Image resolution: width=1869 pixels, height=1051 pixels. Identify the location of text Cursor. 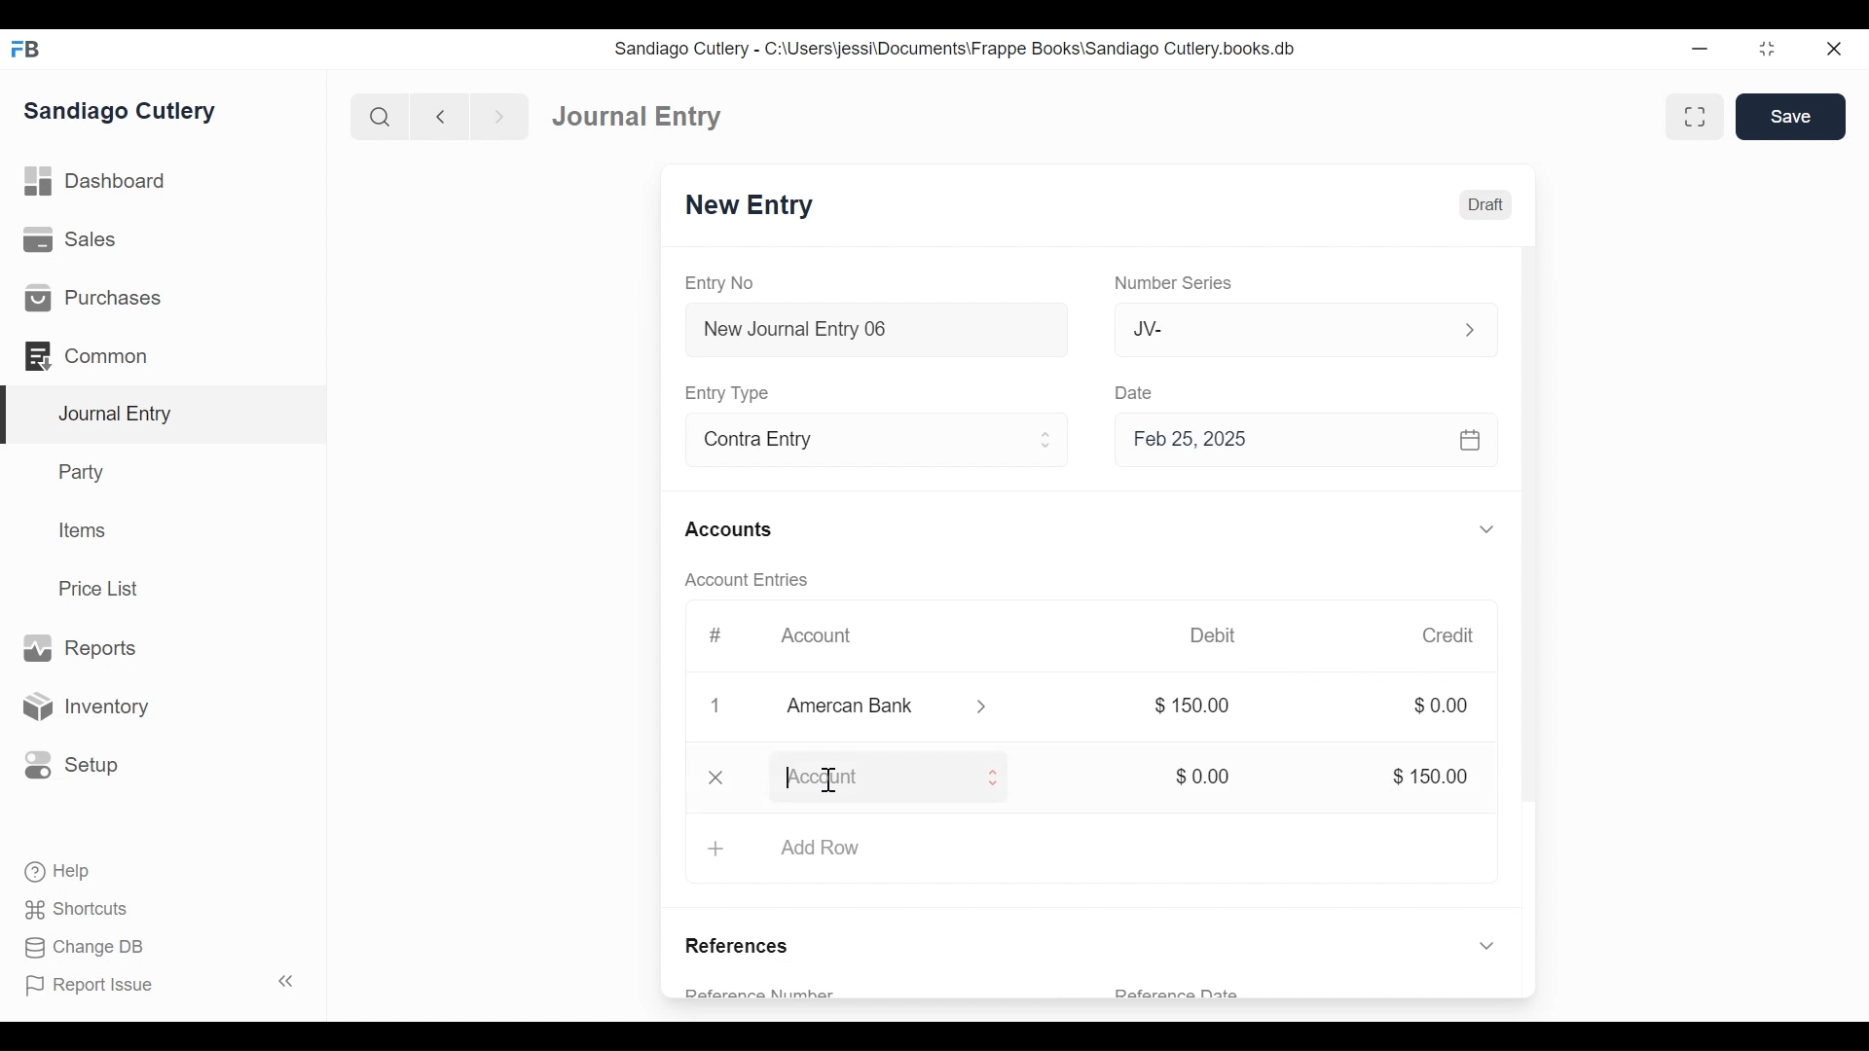
(830, 782).